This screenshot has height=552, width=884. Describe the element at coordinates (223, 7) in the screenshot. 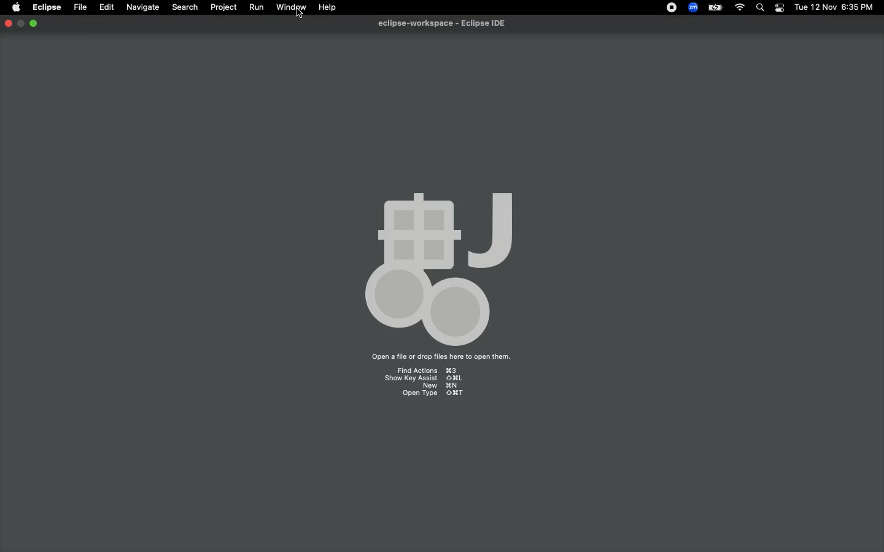

I see `Project` at that location.